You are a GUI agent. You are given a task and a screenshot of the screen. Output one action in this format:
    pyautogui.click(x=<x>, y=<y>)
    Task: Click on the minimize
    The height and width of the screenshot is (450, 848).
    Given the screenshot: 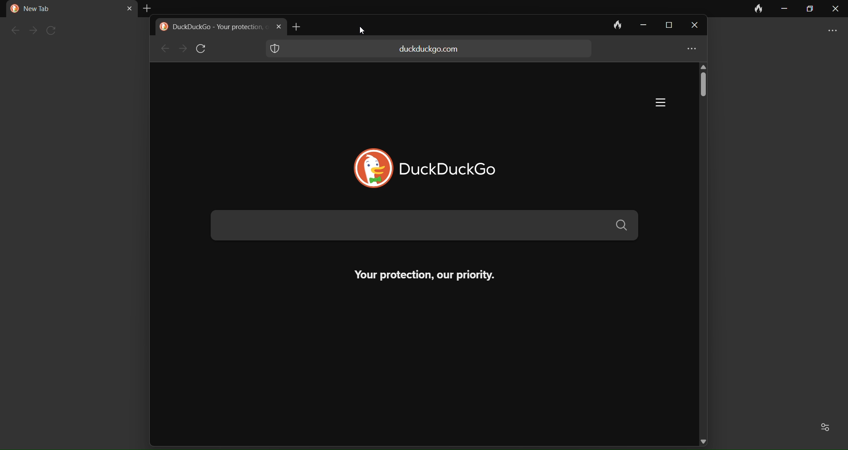 What is the action you would take?
    pyautogui.click(x=785, y=10)
    